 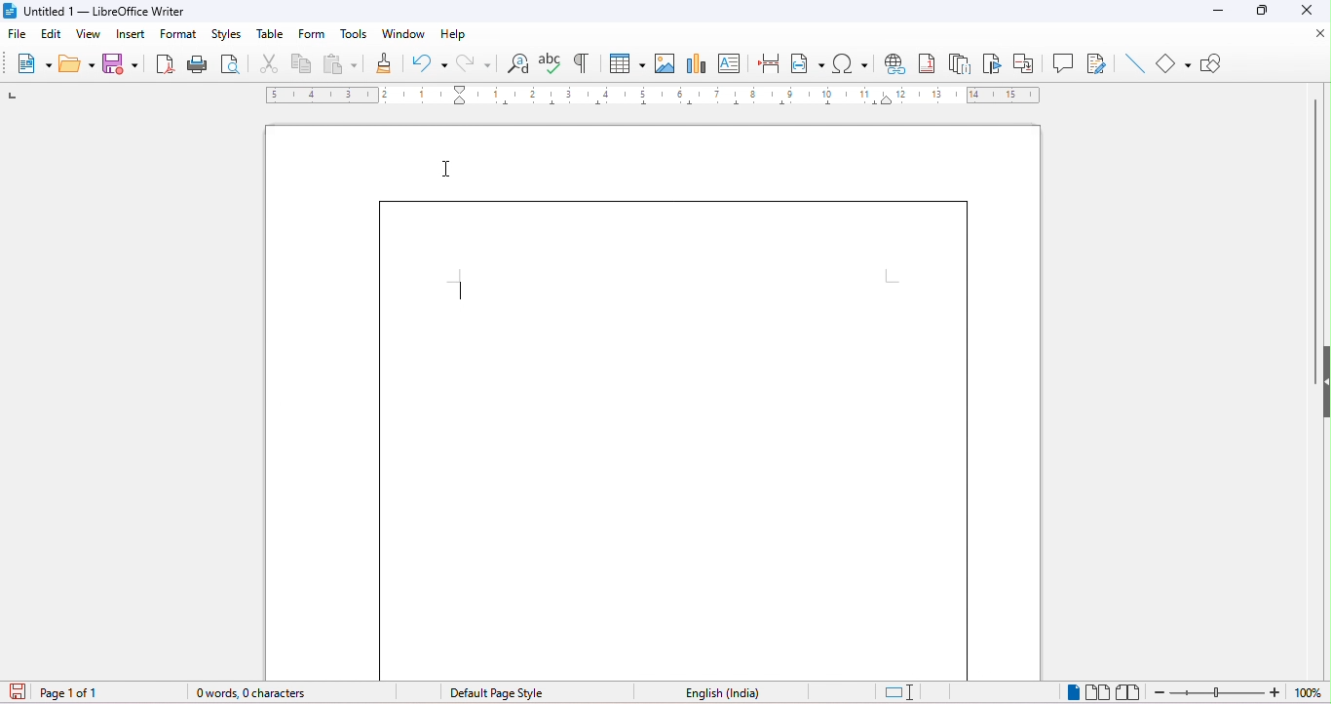 What do you see at coordinates (1322, 375) in the screenshot?
I see `height` at bounding box center [1322, 375].